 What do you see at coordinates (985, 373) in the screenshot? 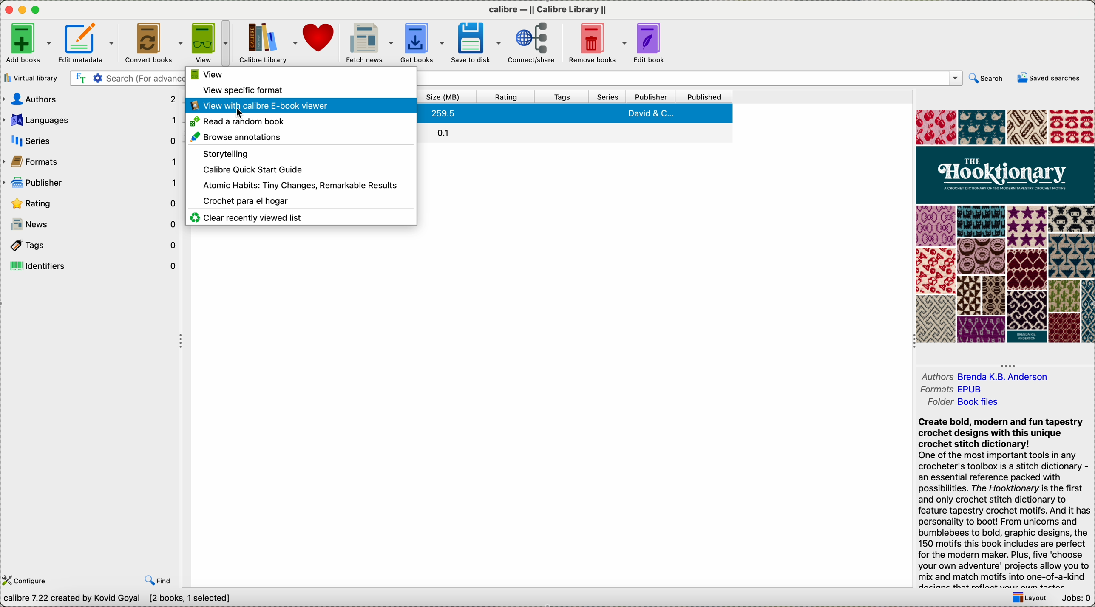
I see `authors` at bounding box center [985, 373].